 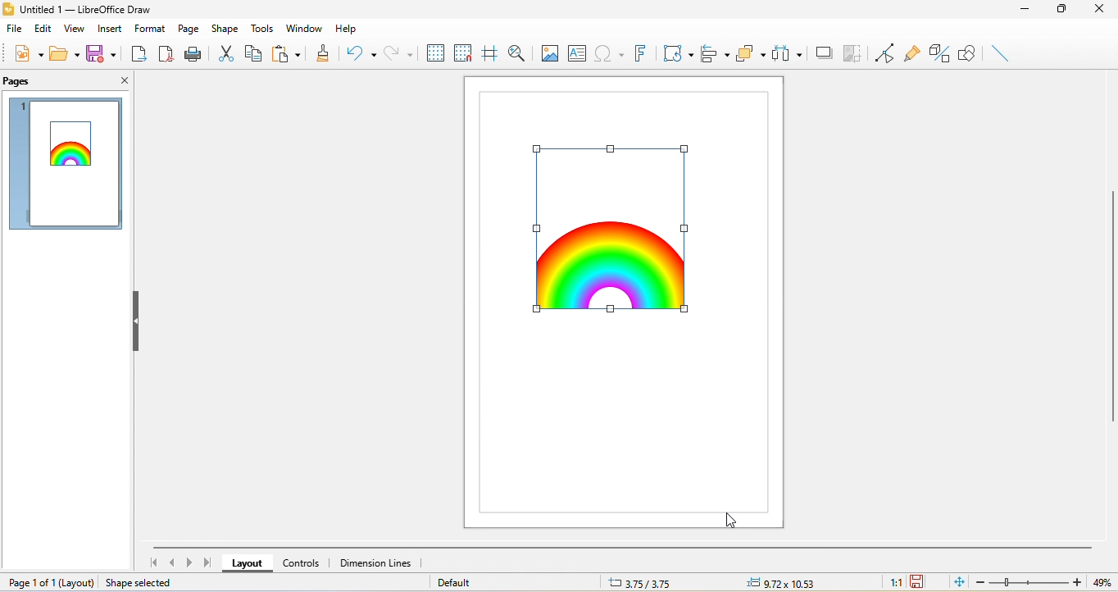 I want to click on insert line, so click(x=997, y=52).